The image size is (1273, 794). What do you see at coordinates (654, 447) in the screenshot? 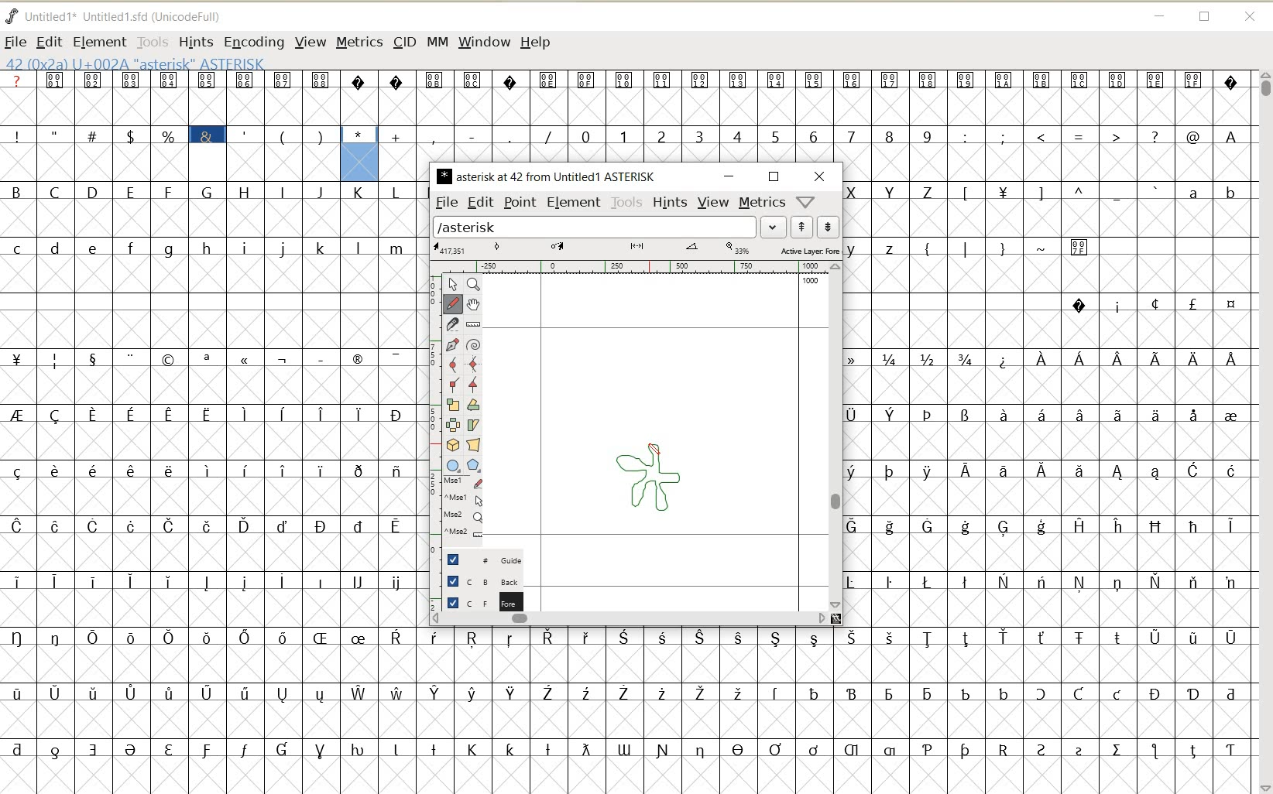
I see `pen tool (draw a freehand curve)/cursor position` at bounding box center [654, 447].